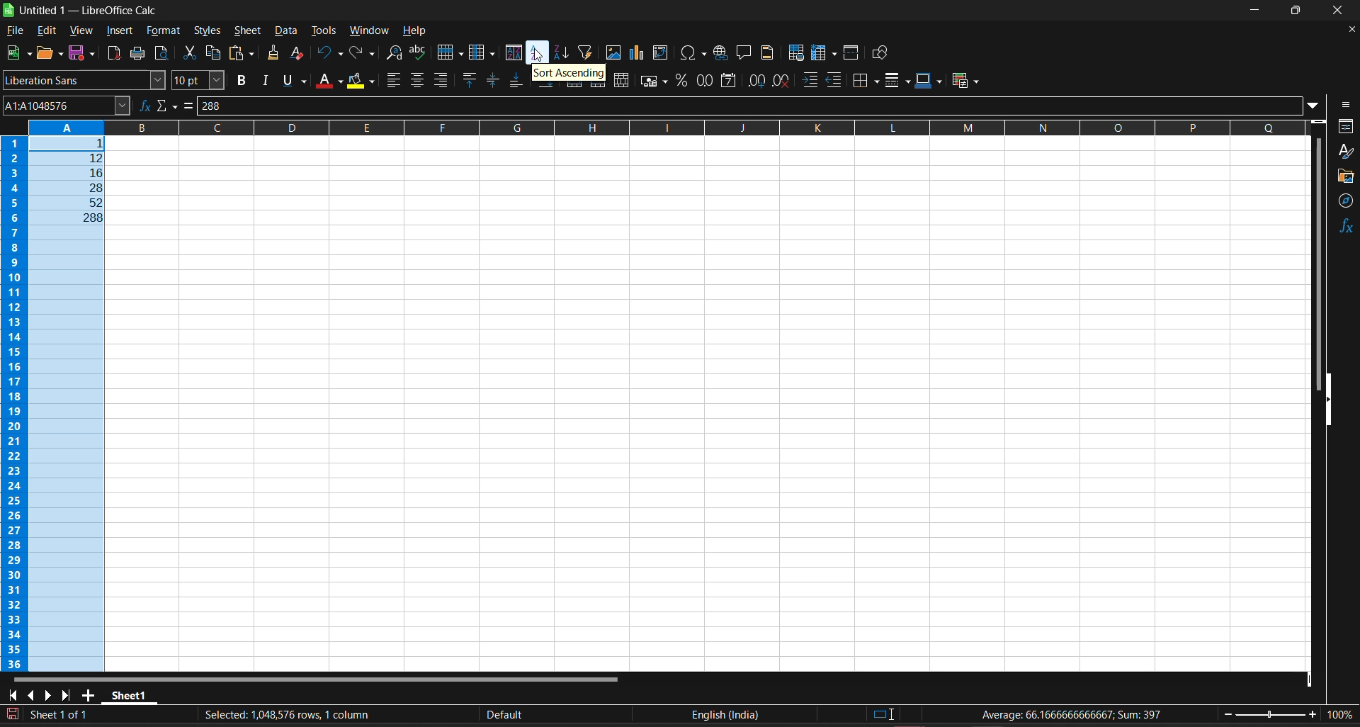  I want to click on row name, so click(15, 404).